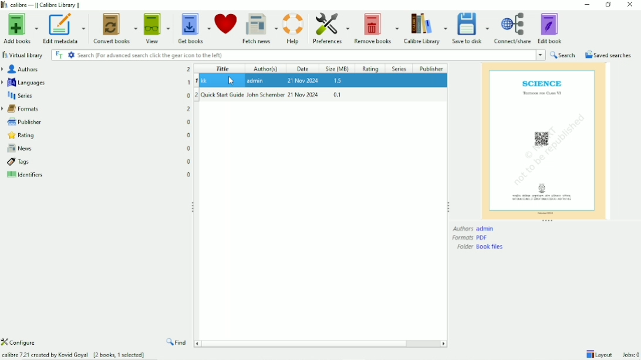 Image resolution: width=641 pixels, height=360 pixels. What do you see at coordinates (25, 82) in the screenshot?
I see `Languages` at bounding box center [25, 82].